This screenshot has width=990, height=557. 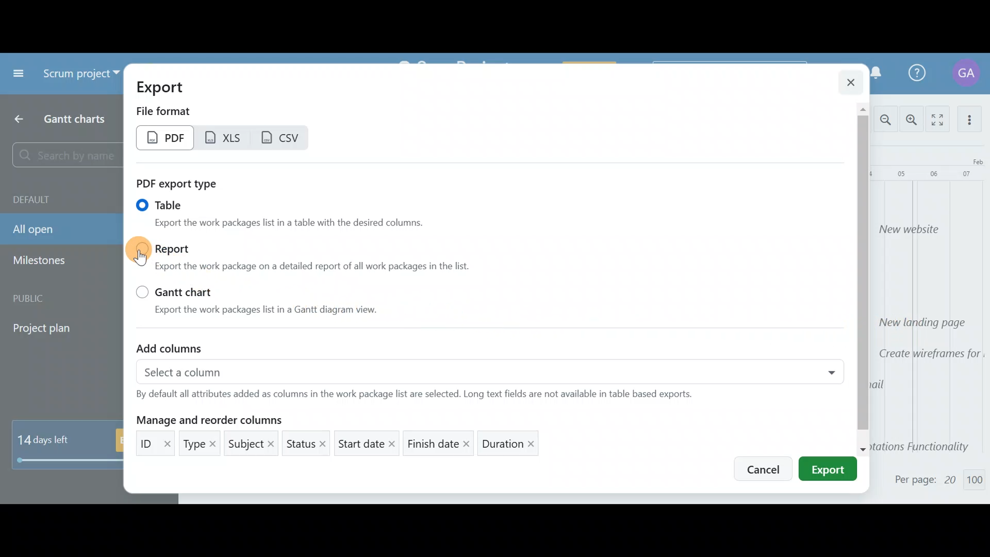 I want to click on Zoom in, so click(x=913, y=120).